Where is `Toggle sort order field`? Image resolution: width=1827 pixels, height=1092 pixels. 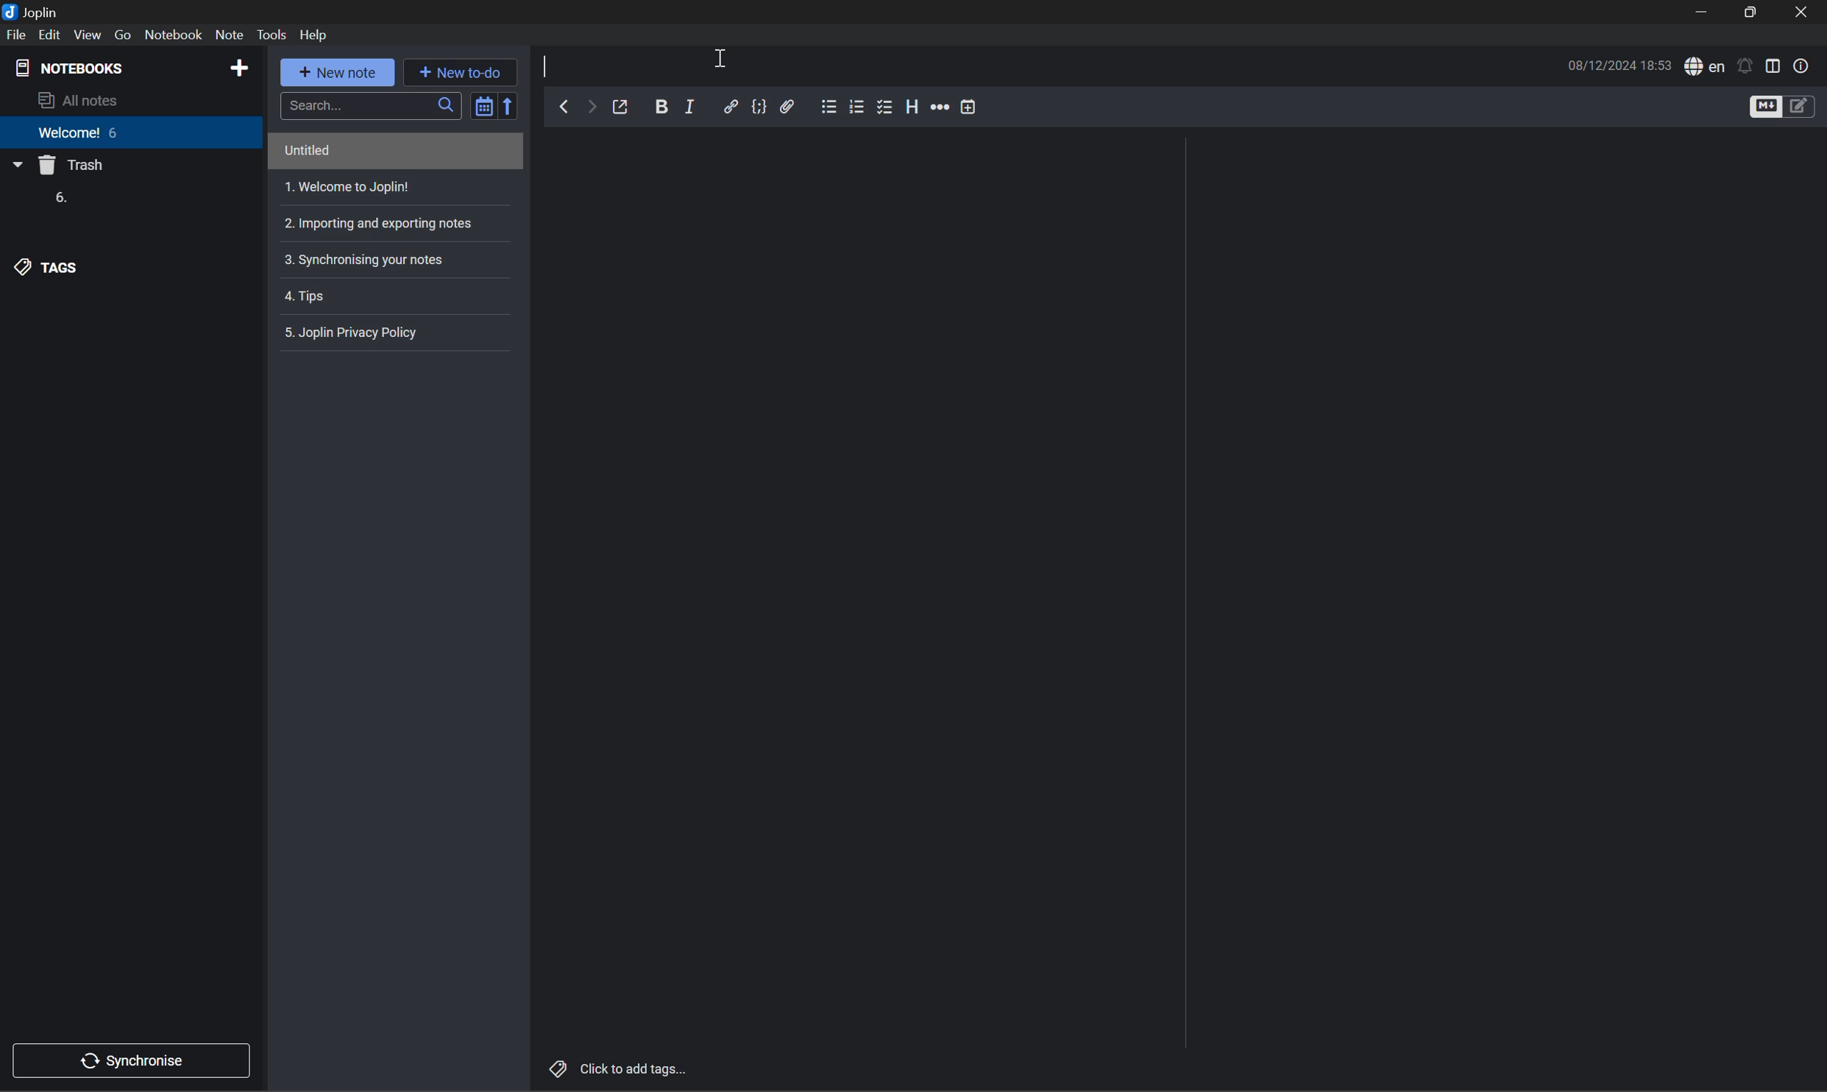
Toggle sort order field is located at coordinates (481, 104).